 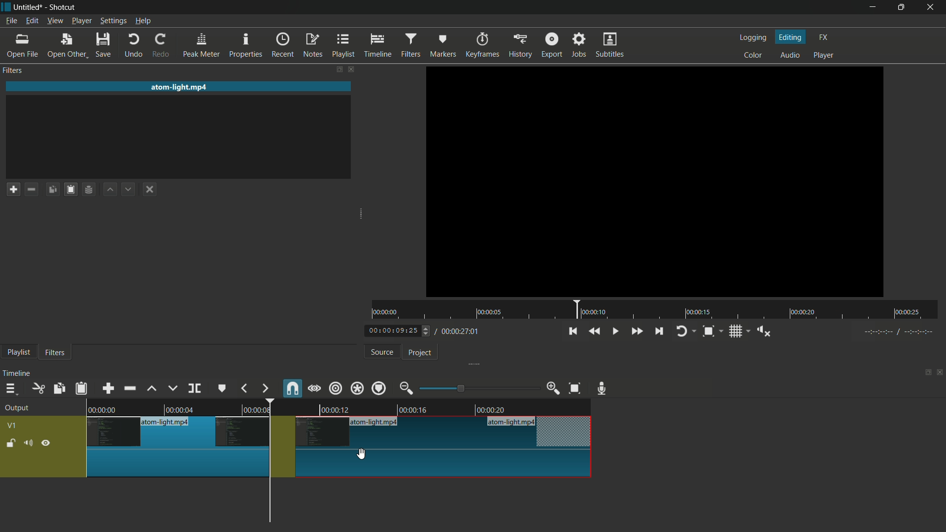 What do you see at coordinates (636, 331) in the screenshot?
I see `quickly play forward` at bounding box center [636, 331].